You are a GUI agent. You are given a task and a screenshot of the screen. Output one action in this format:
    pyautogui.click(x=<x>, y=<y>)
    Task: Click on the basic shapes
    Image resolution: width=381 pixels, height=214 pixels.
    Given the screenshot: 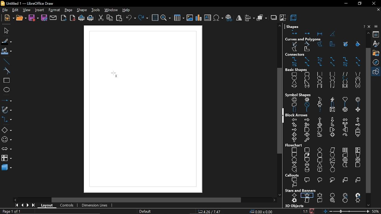 What is the action you would take?
    pyautogui.click(x=377, y=72)
    